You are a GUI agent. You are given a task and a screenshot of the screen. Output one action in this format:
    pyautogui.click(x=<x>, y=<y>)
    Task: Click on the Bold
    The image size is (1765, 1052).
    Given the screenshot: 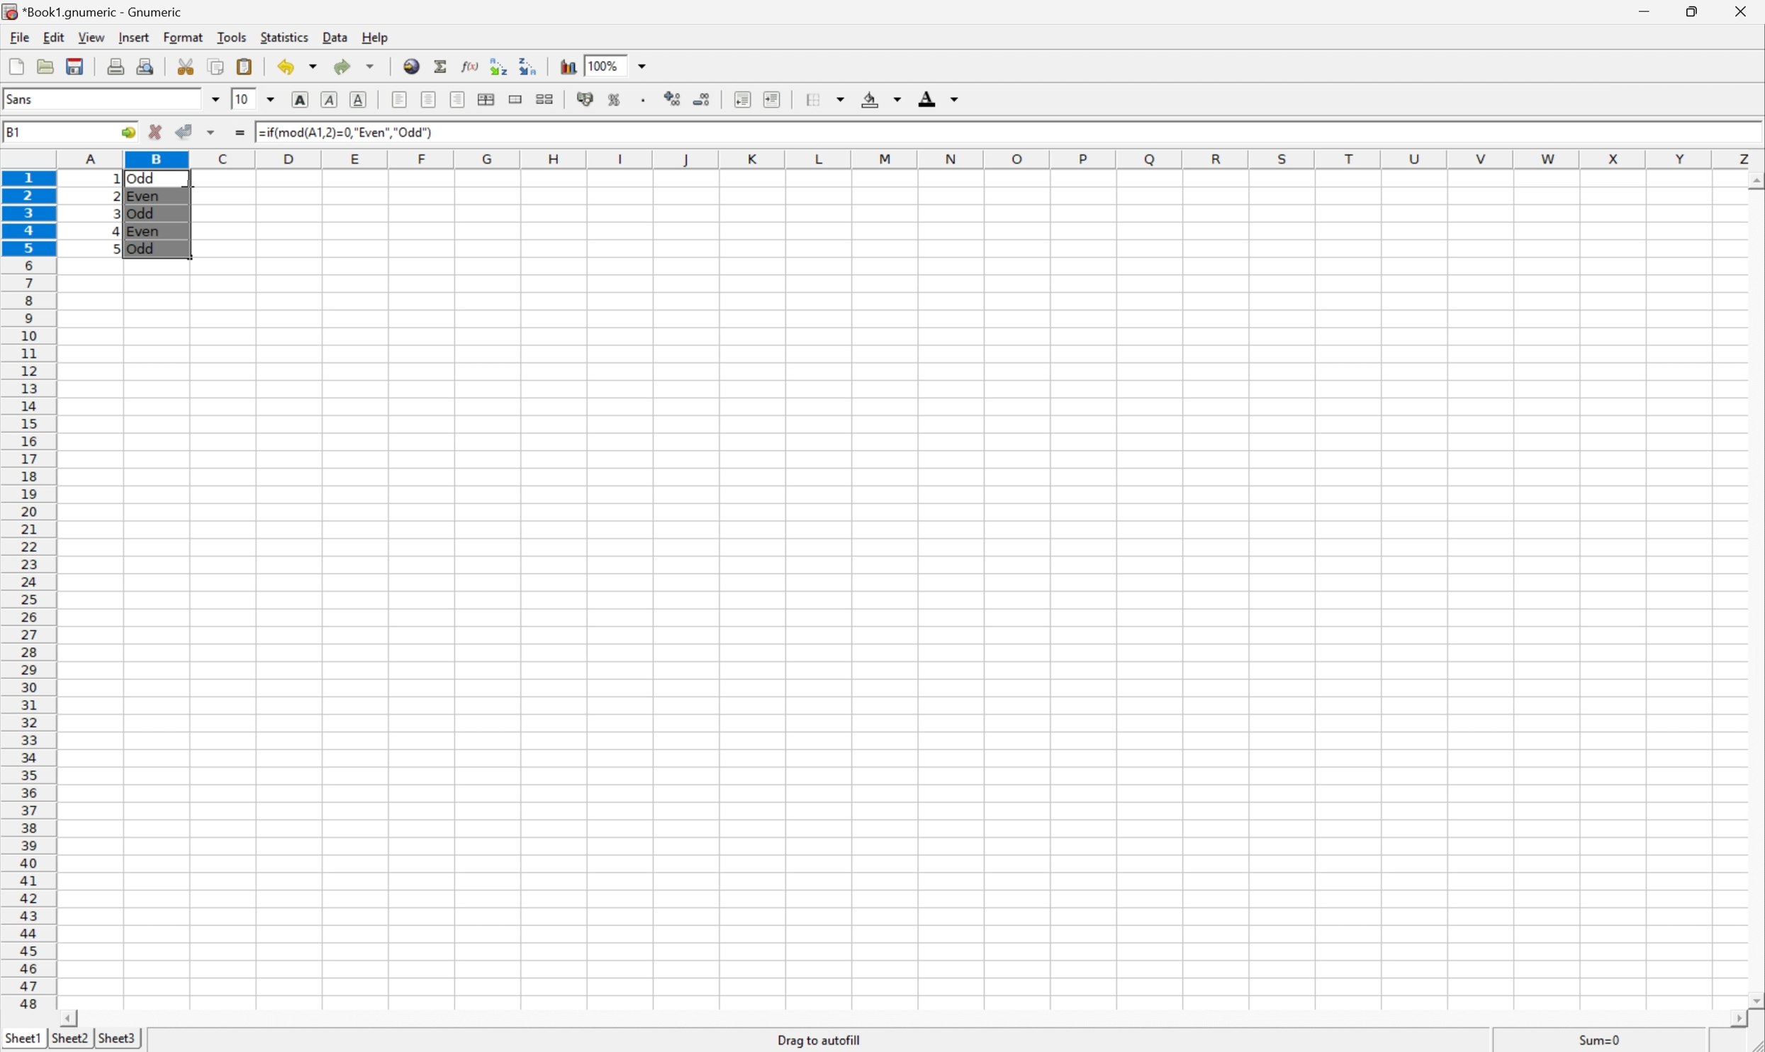 What is the action you would take?
    pyautogui.click(x=299, y=98)
    